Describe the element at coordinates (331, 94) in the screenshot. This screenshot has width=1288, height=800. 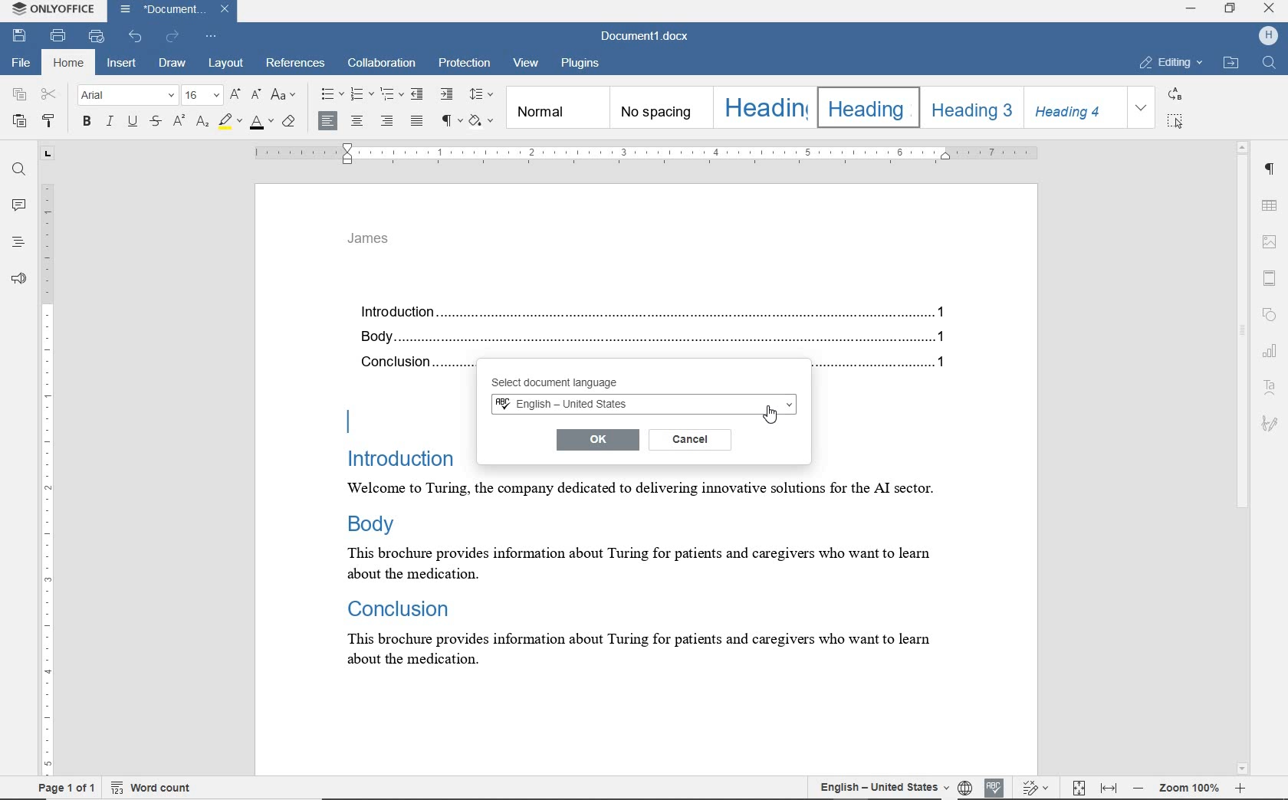
I see `bullets` at that location.